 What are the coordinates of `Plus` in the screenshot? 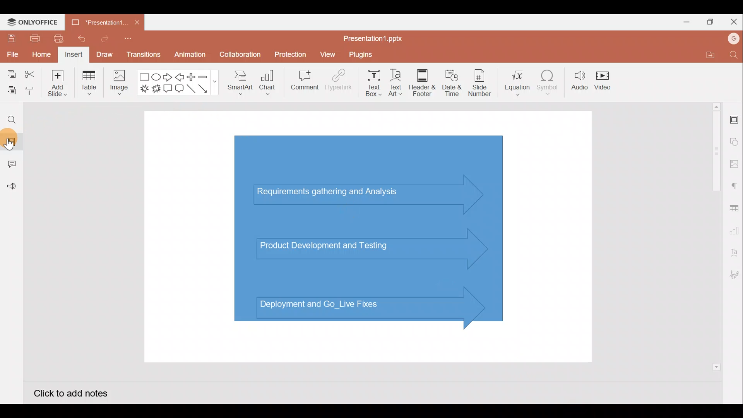 It's located at (191, 76).